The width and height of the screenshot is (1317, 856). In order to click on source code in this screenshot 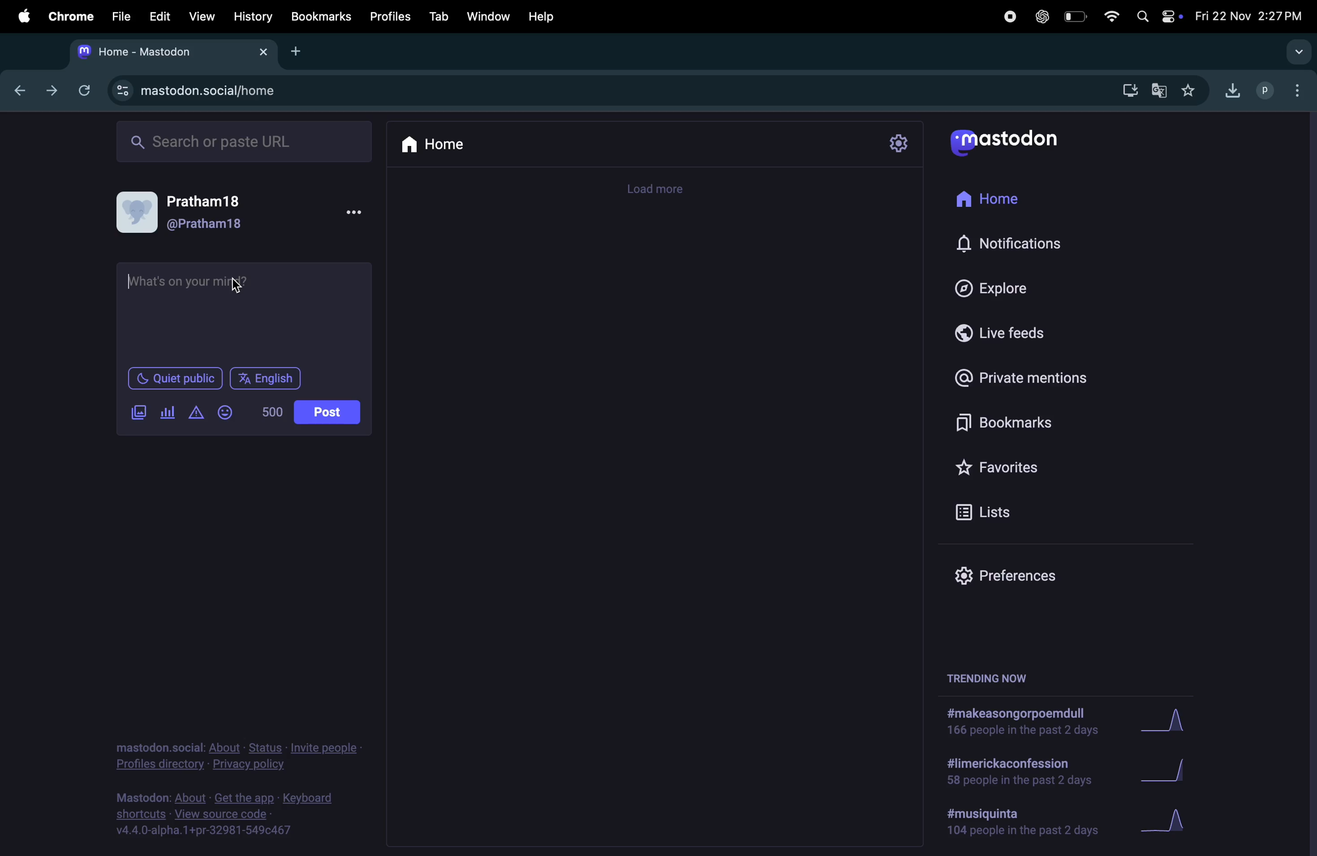, I will do `click(224, 816)`.